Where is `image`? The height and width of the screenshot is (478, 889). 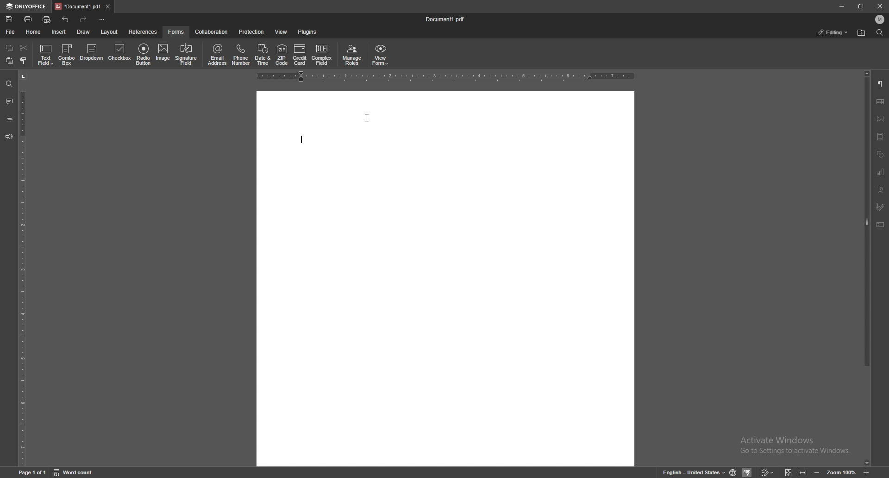 image is located at coordinates (881, 119).